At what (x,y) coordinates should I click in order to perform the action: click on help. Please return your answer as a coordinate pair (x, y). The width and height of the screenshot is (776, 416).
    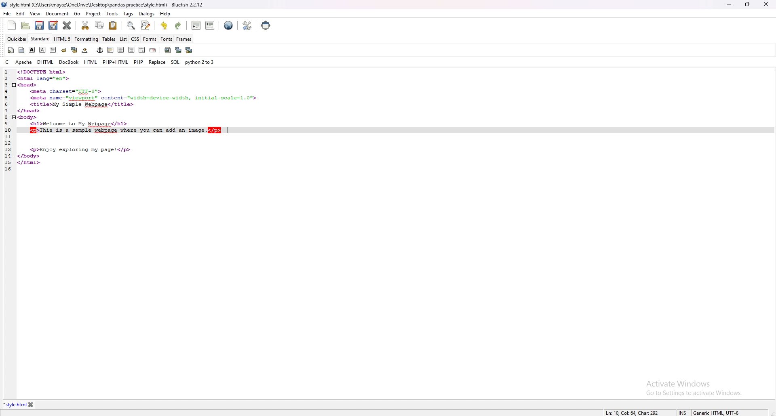
    Looking at the image, I should click on (166, 14).